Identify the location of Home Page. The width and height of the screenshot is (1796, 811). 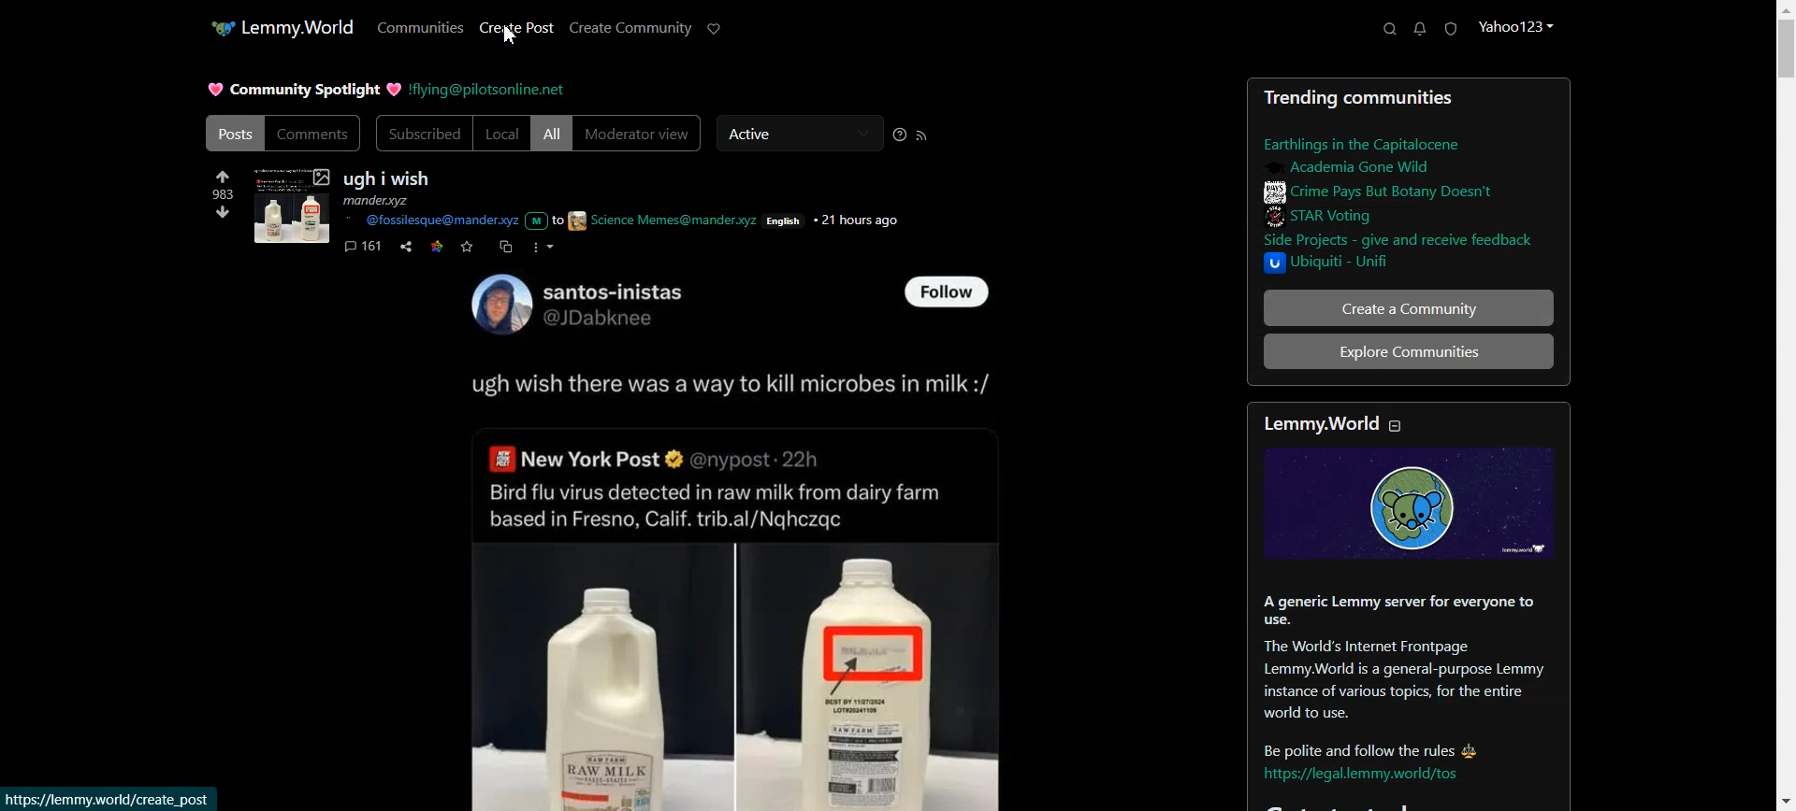
(282, 29).